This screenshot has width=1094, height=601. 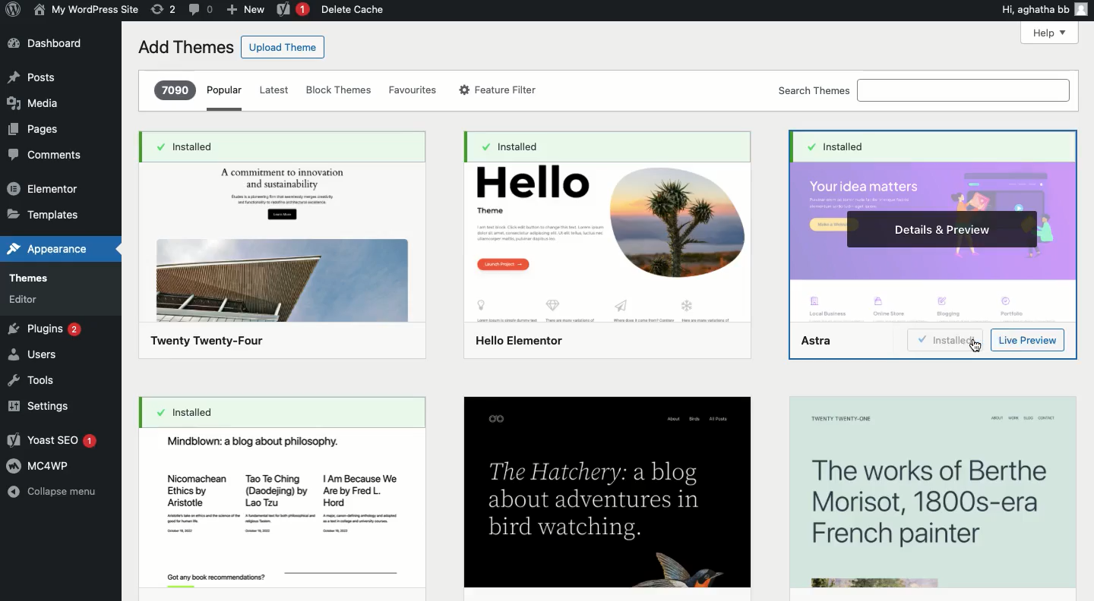 What do you see at coordinates (13, 11) in the screenshot?
I see `Annotate Logo` at bounding box center [13, 11].